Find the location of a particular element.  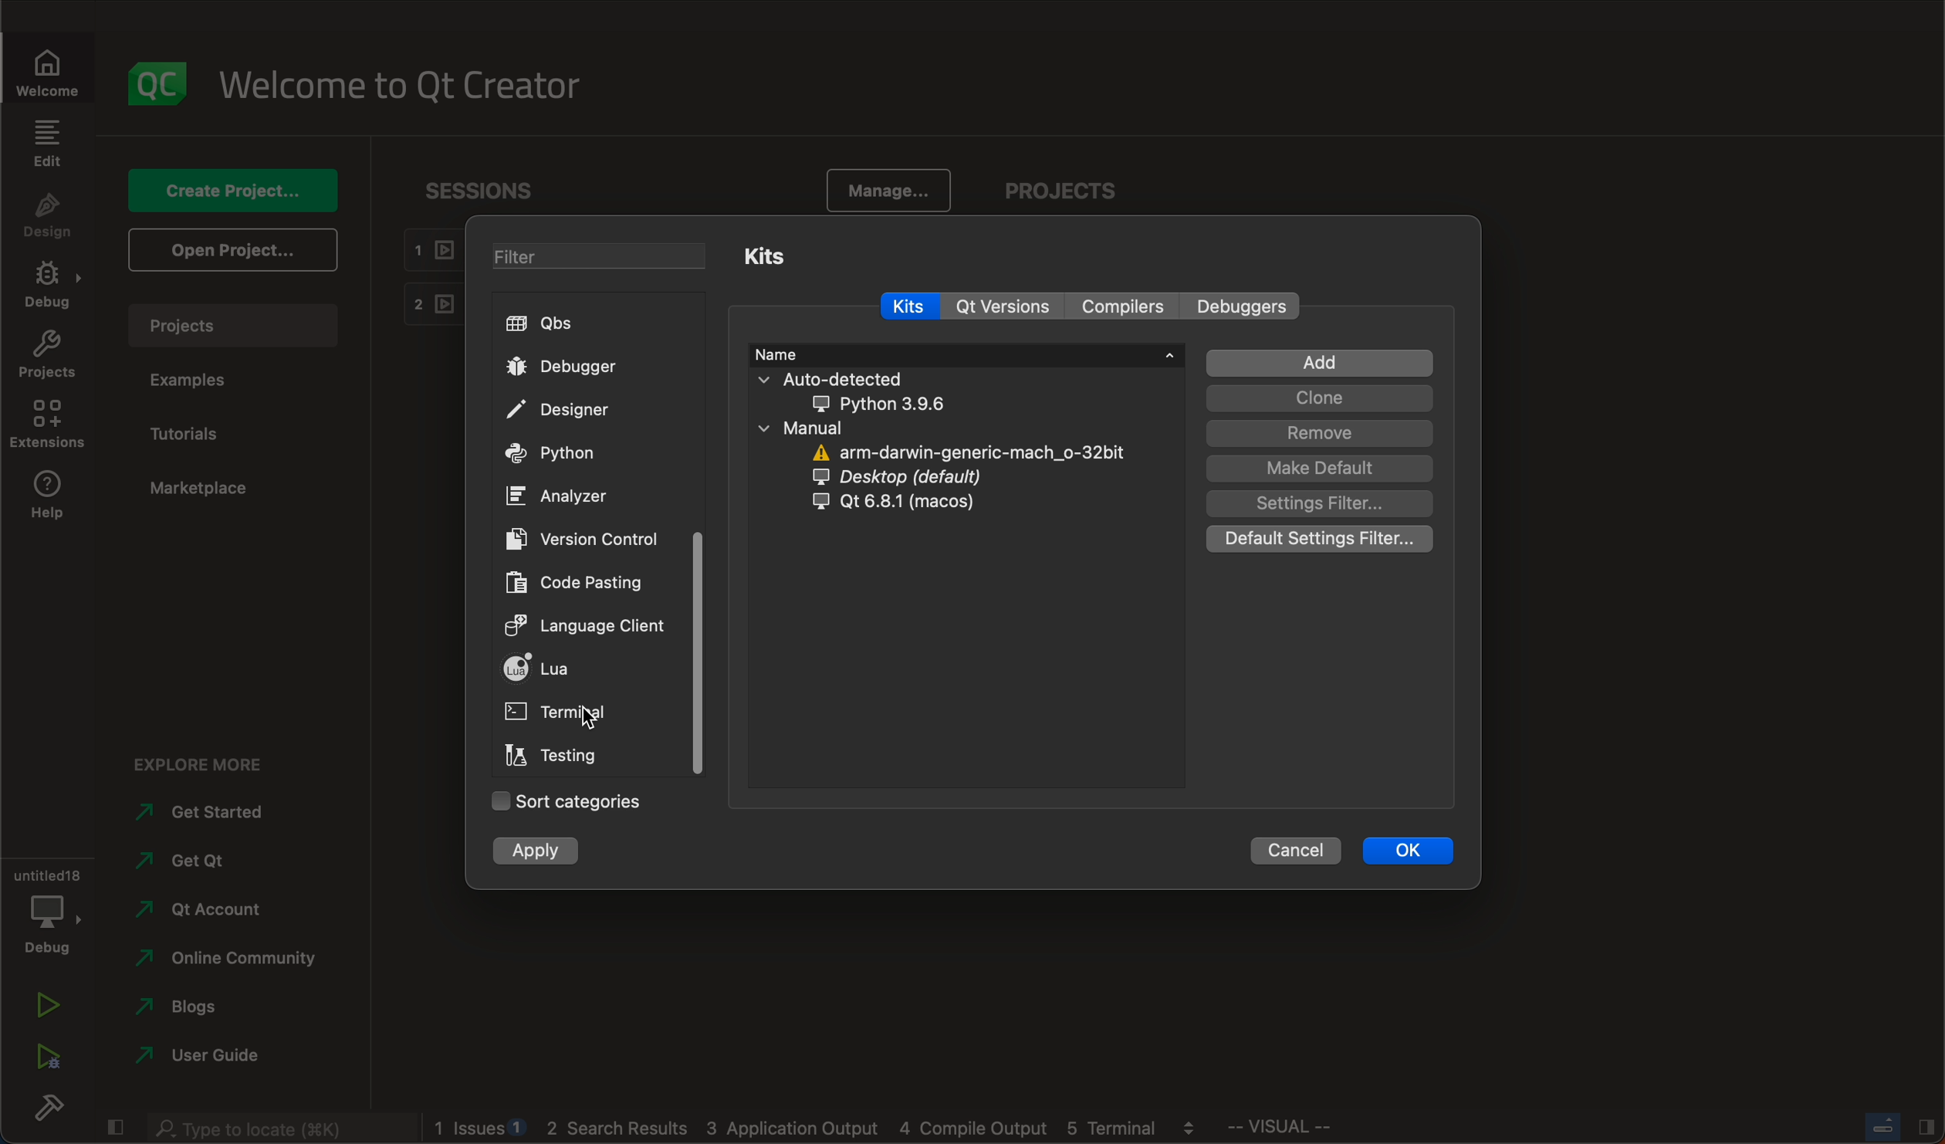

logs is located at coordinates (824, 1131).